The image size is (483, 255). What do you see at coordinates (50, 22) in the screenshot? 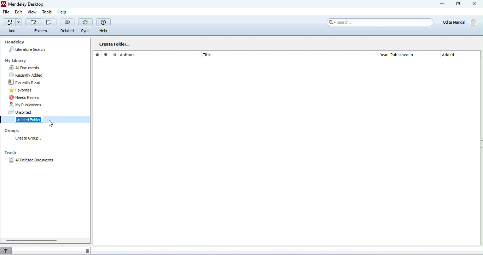
I see `remove` at bounding box center [50, 22].